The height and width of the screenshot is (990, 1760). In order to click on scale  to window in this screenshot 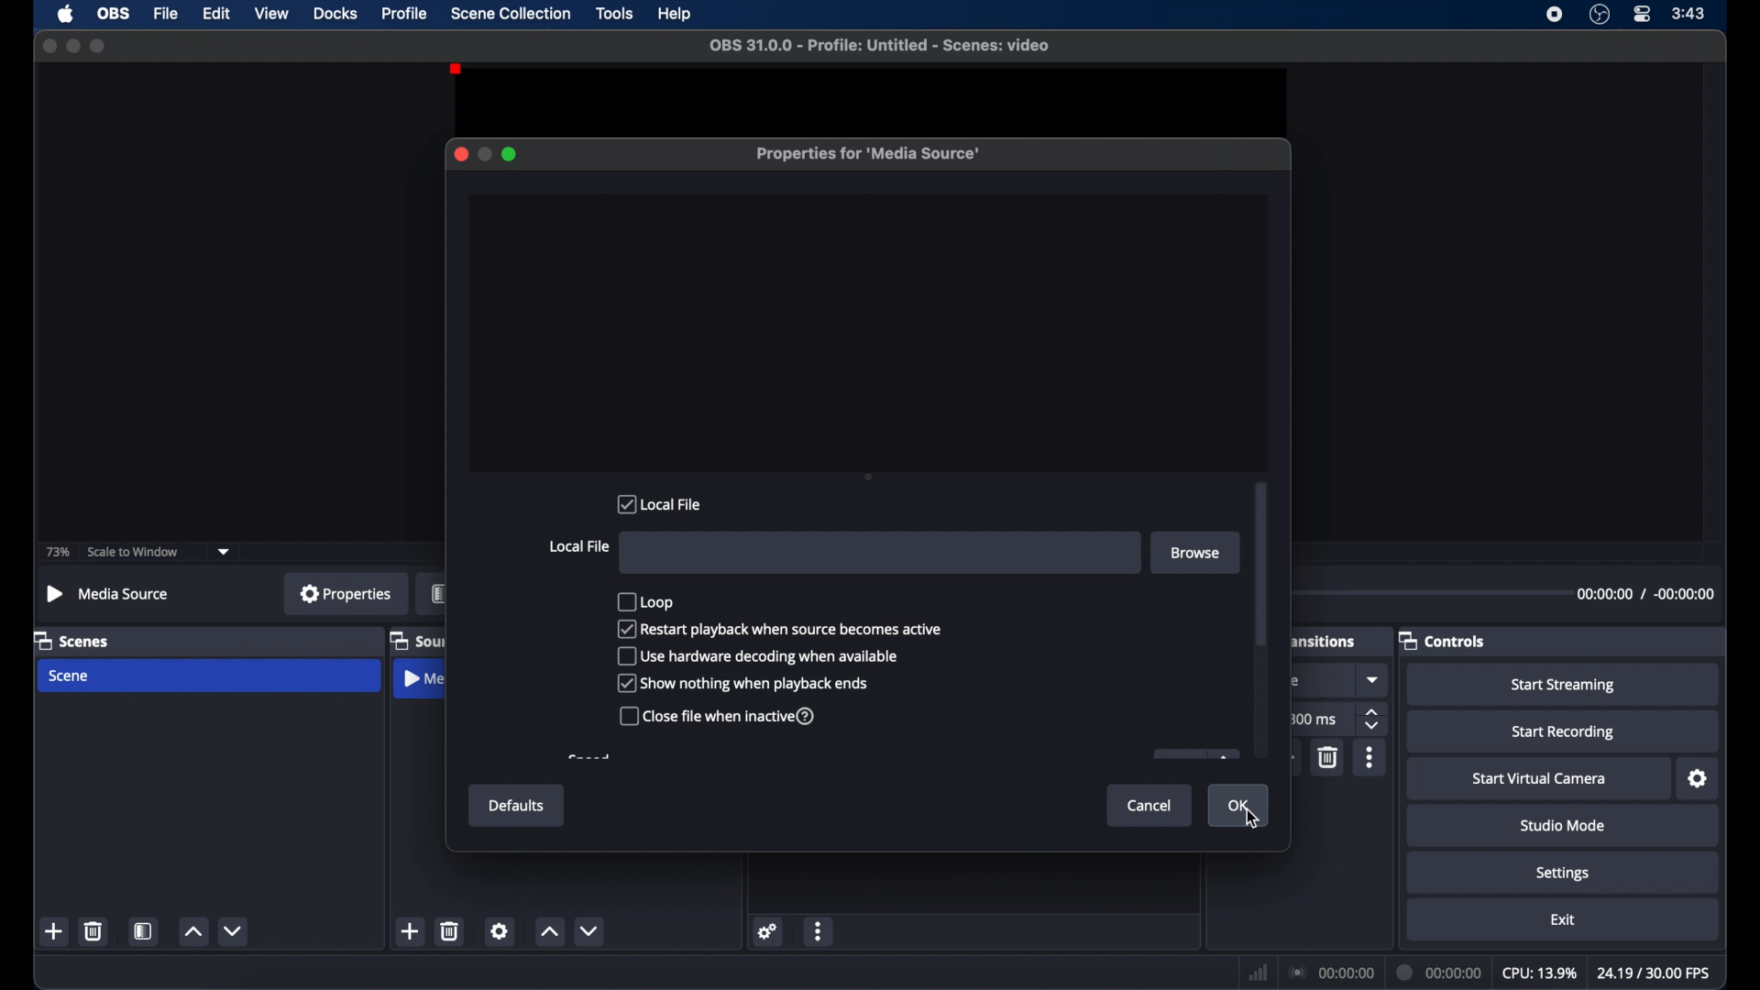, I will do `click(133, 553)`.